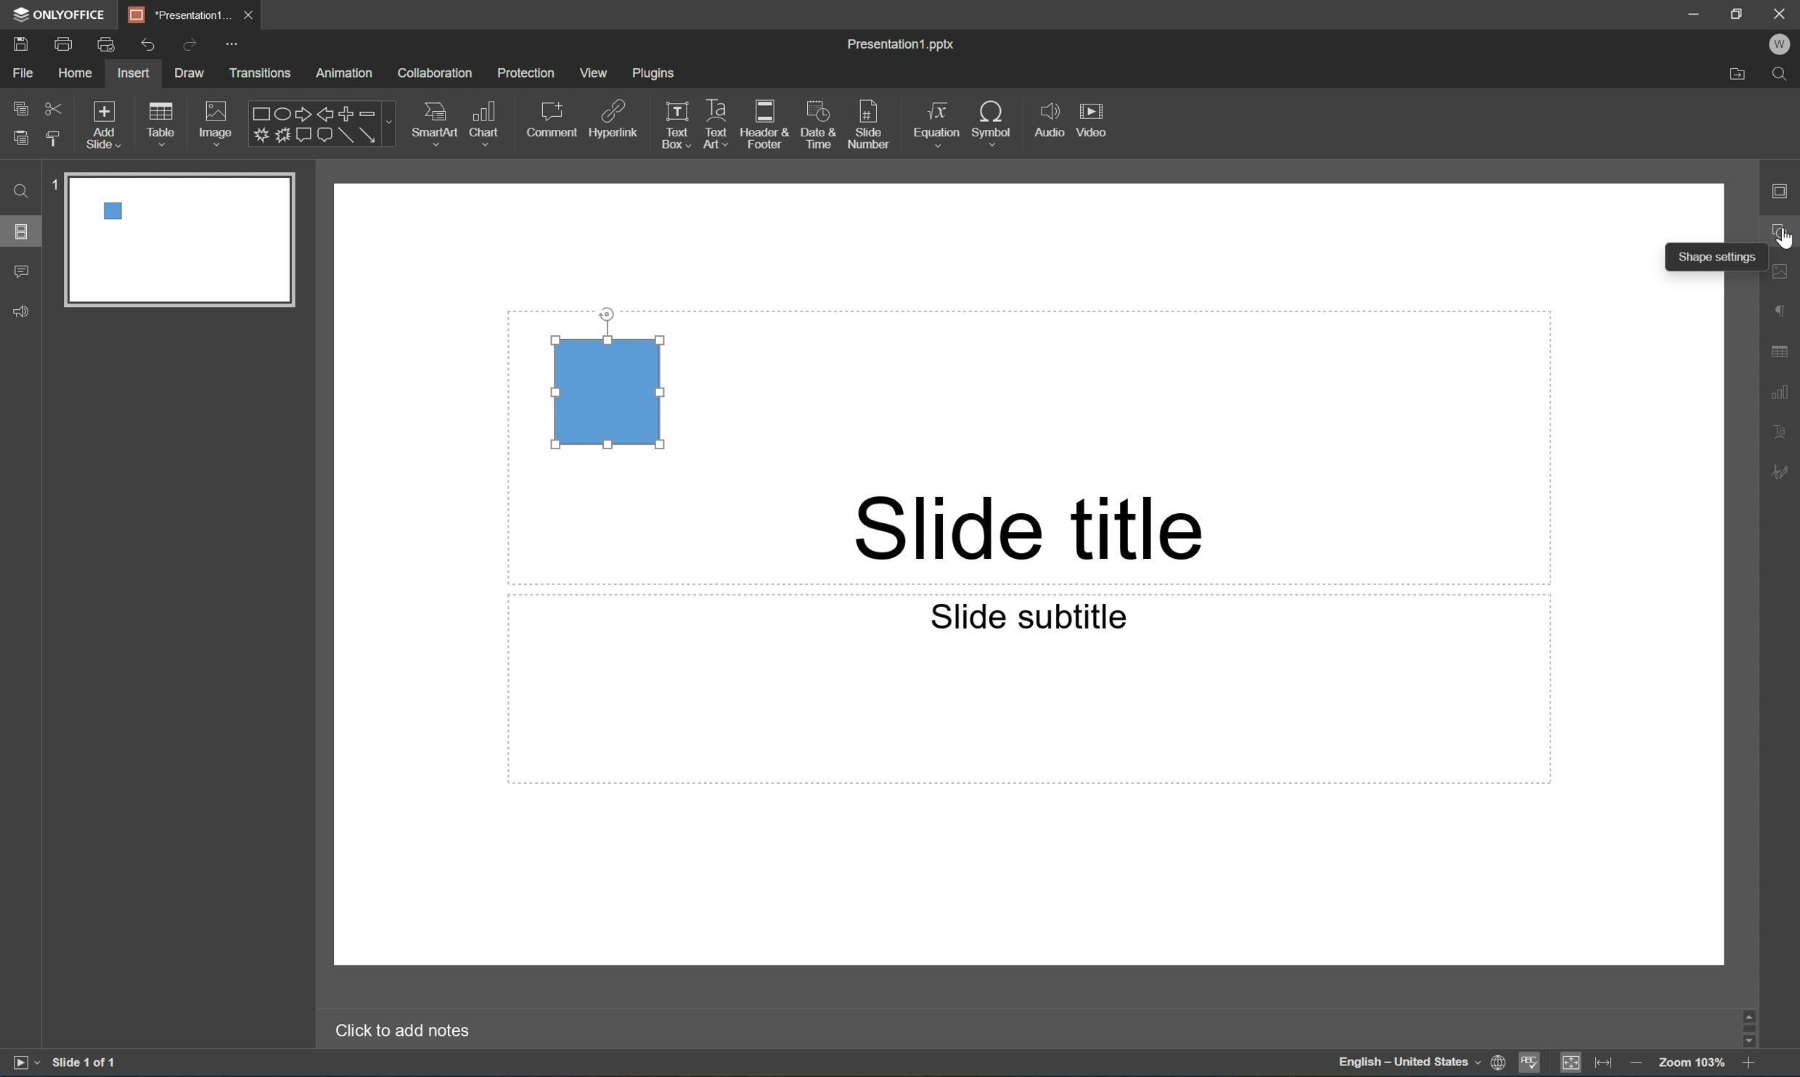 The width and height of the screenshot is (1800, 1077). Describe the element at coordinates (654, 73) in the screenshot. I see `Plugins` at that location.